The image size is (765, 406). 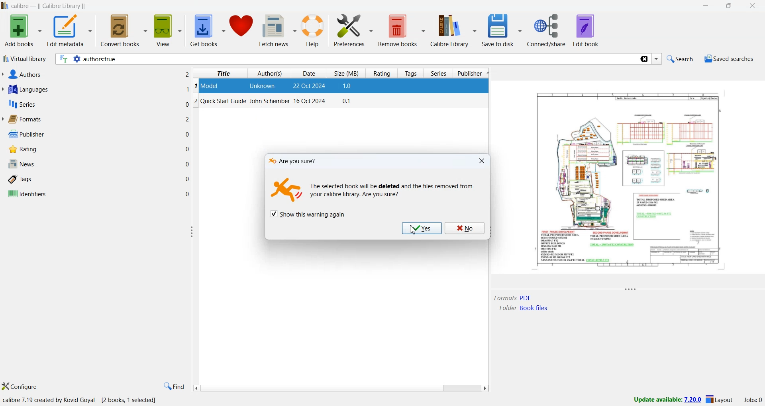 I want to click on close app, so click(x=753, y=6).